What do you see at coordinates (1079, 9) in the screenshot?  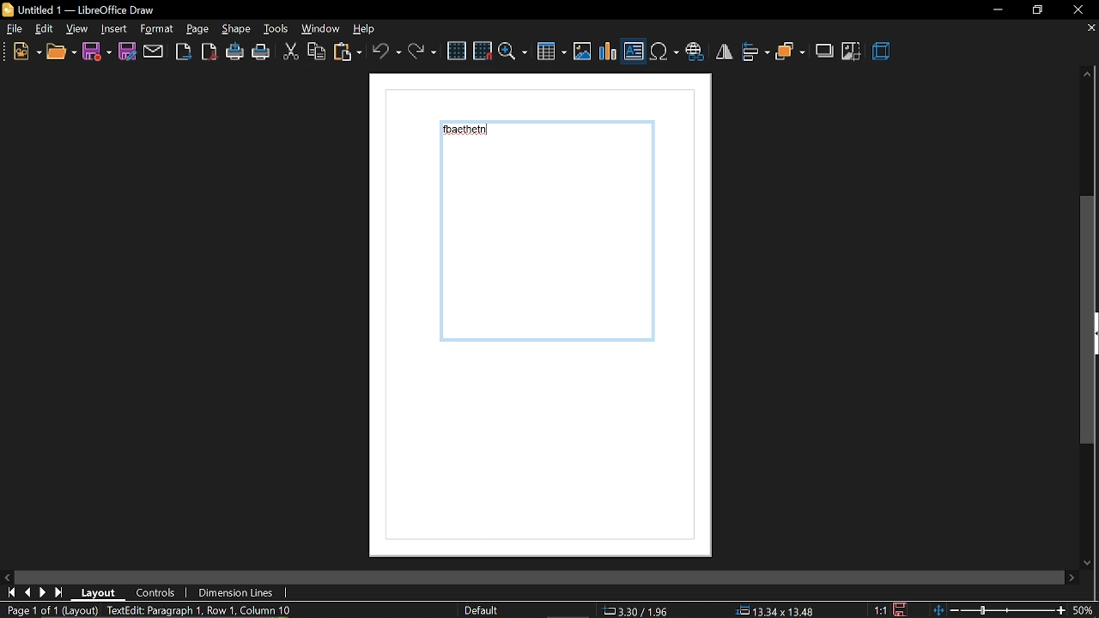 I see `close` at bounding box center [1079, 9].